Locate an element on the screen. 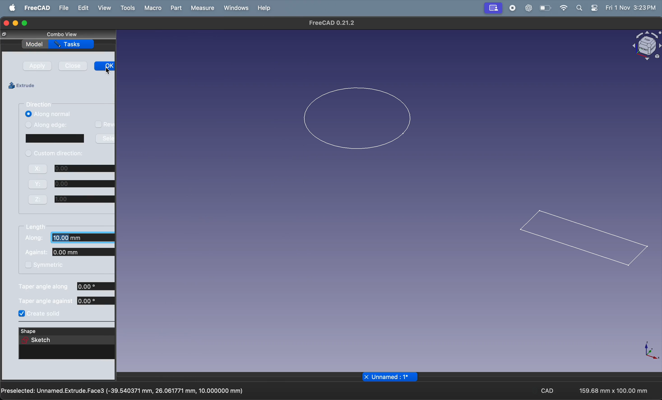 The image size is (662, 400). Marco is located at coordinates (152, 8).